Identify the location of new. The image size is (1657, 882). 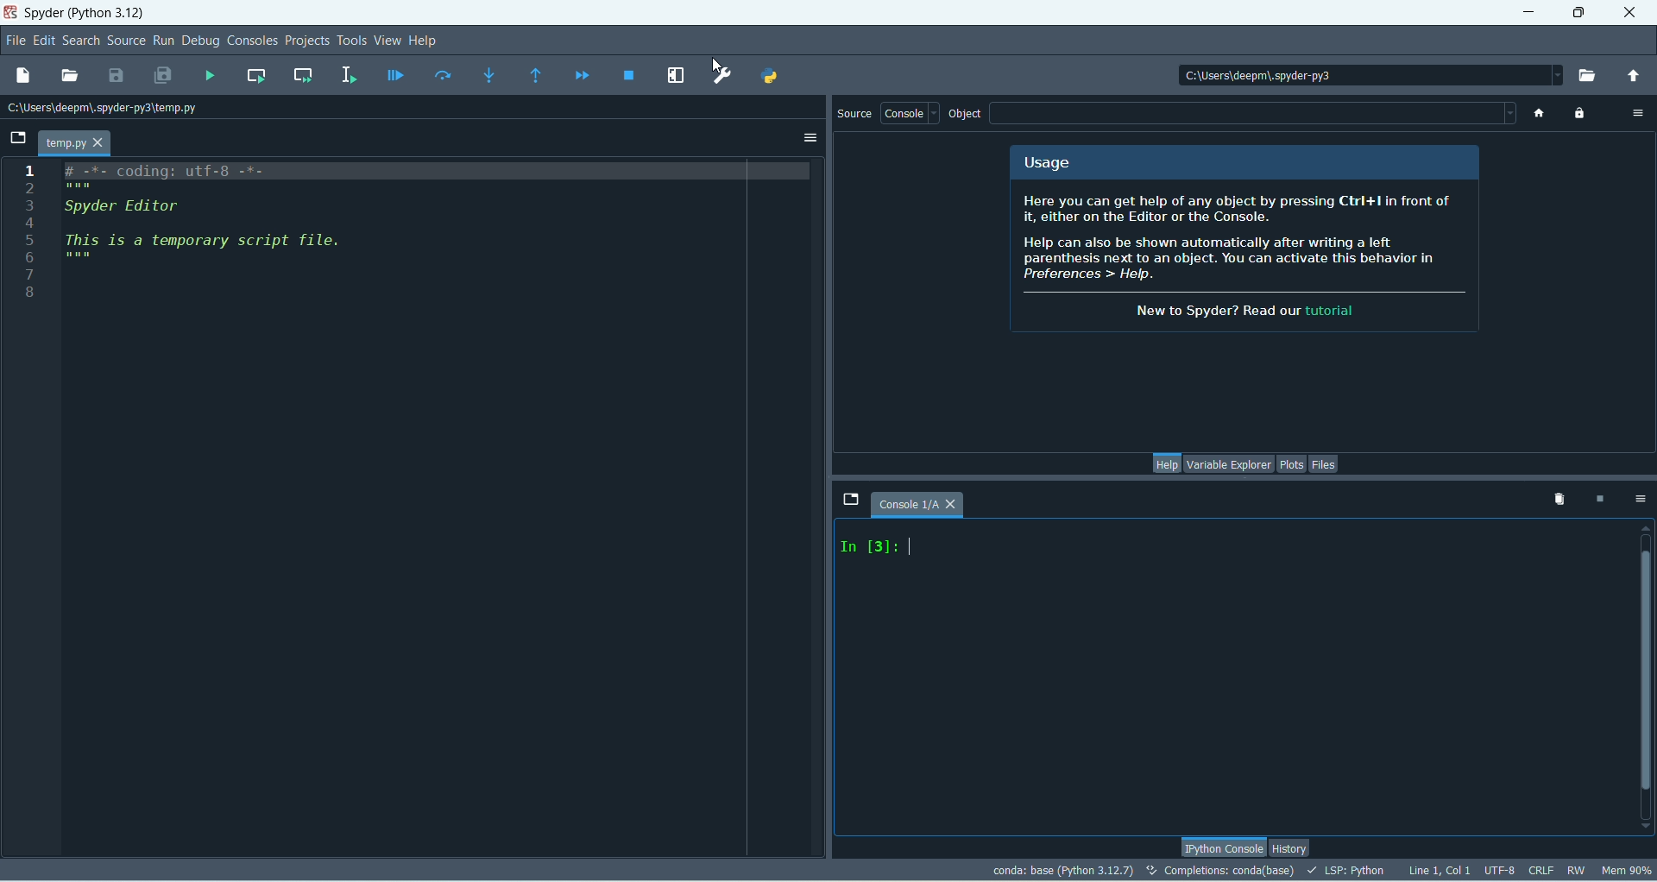
(23, 76).